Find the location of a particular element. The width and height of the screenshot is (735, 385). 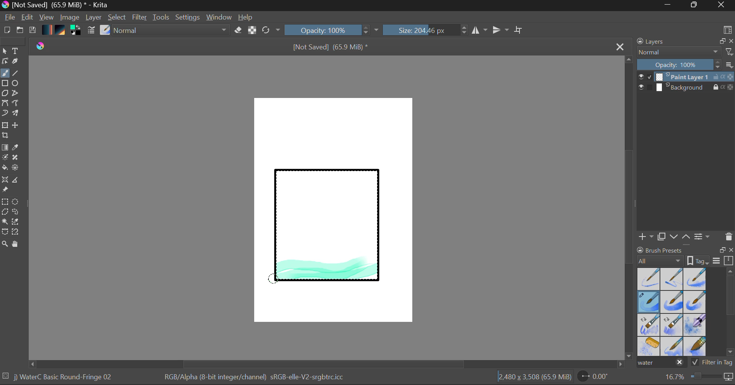

Minimize is located at coordinates (696, 5).